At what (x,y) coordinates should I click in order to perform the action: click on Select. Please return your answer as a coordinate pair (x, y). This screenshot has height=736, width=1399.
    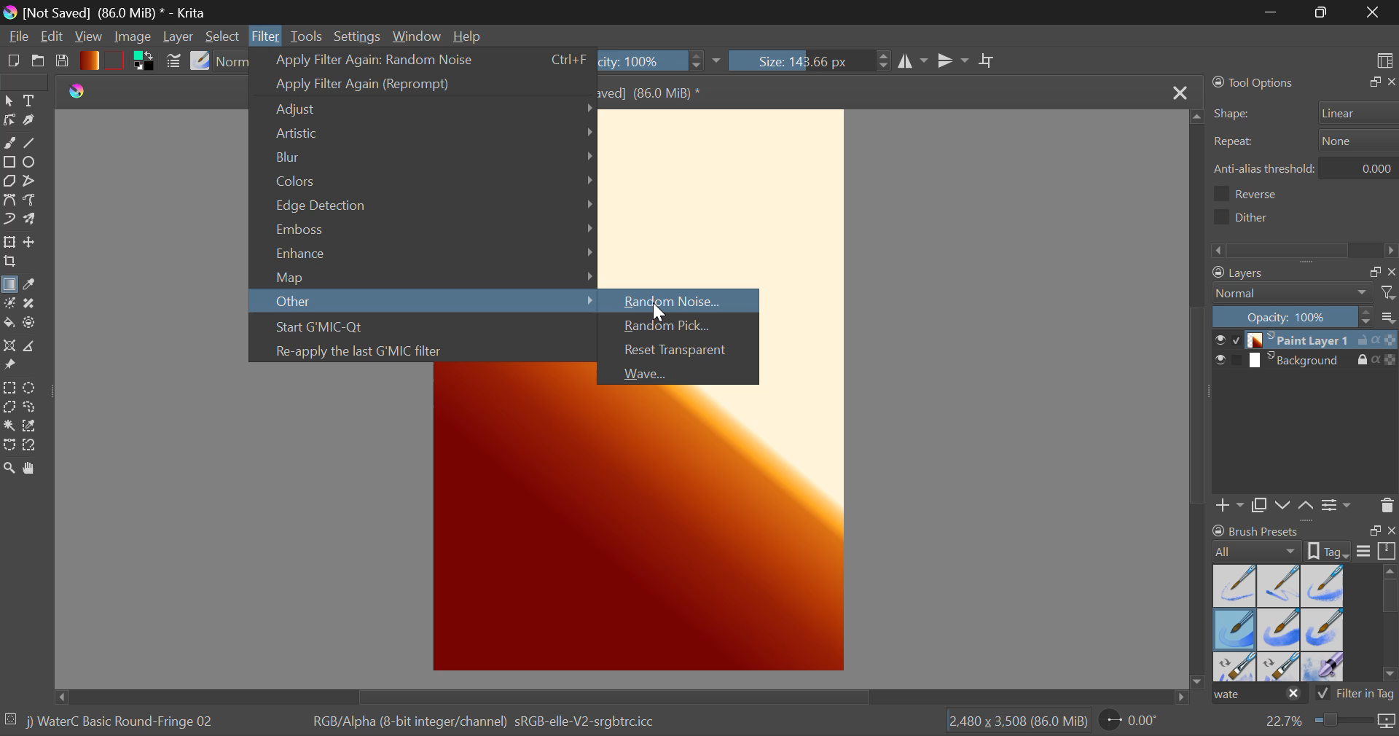
    Looking at the image, I should click on (222, 35).